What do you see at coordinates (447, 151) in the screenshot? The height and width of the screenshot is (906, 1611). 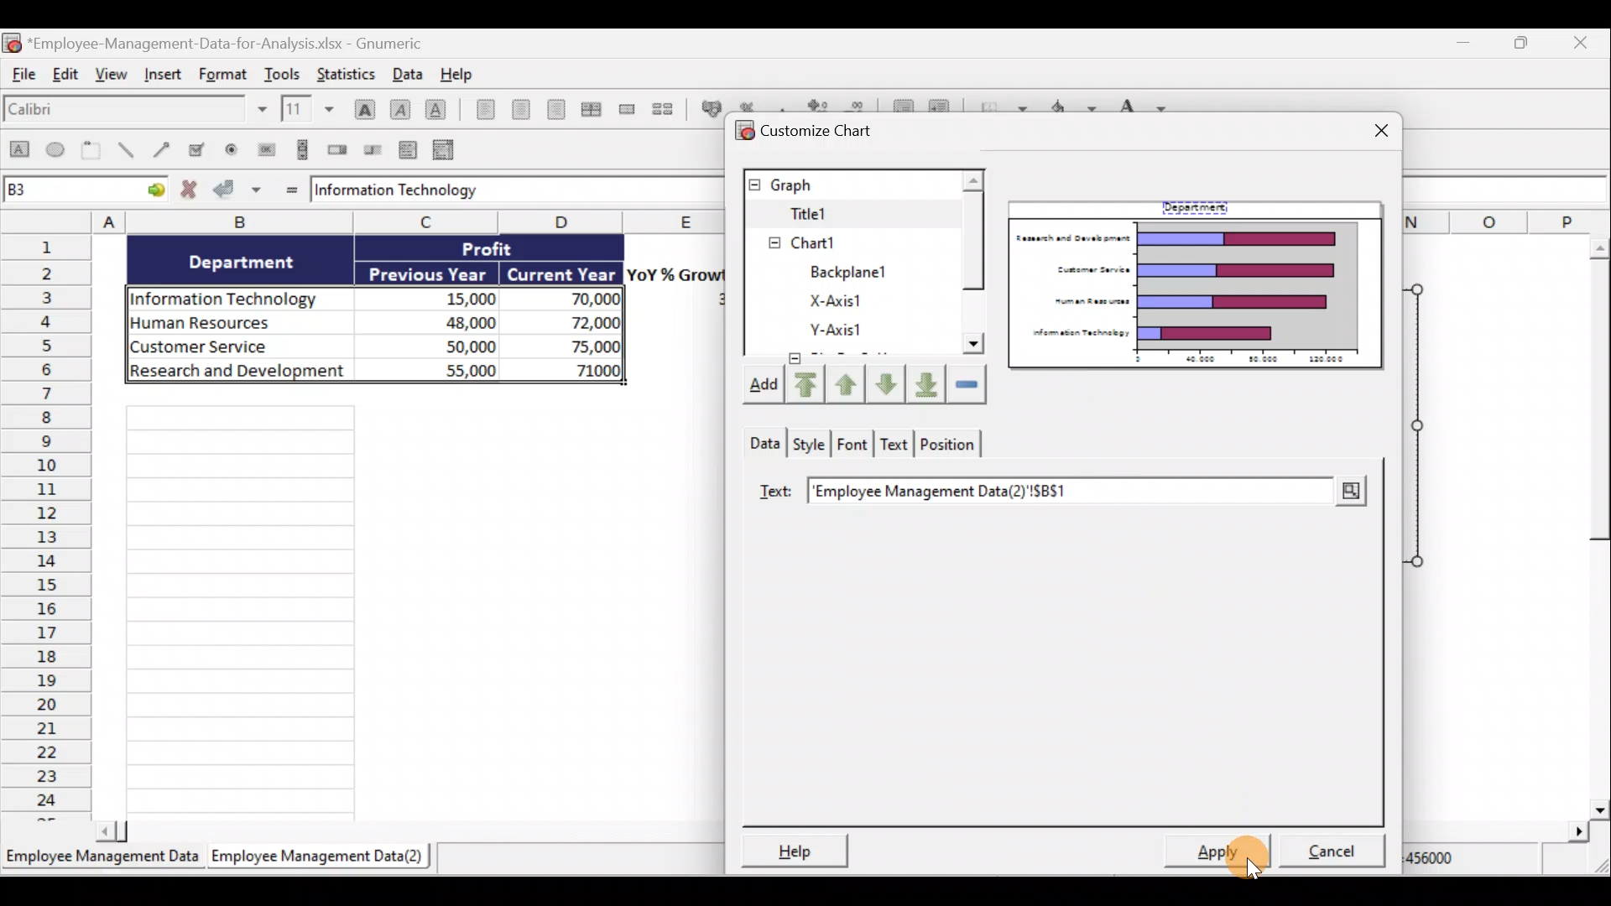 I see `Create a combo box` at bounding box center [447, 151].